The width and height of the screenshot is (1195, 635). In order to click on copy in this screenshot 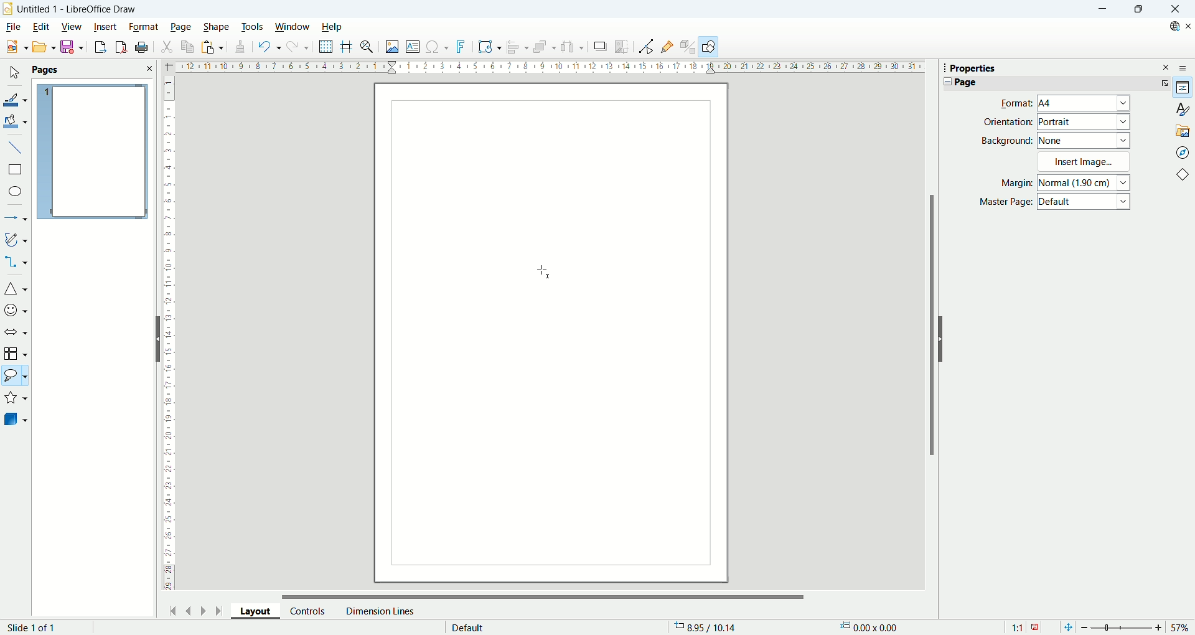, I will do `click(188, 47)`.